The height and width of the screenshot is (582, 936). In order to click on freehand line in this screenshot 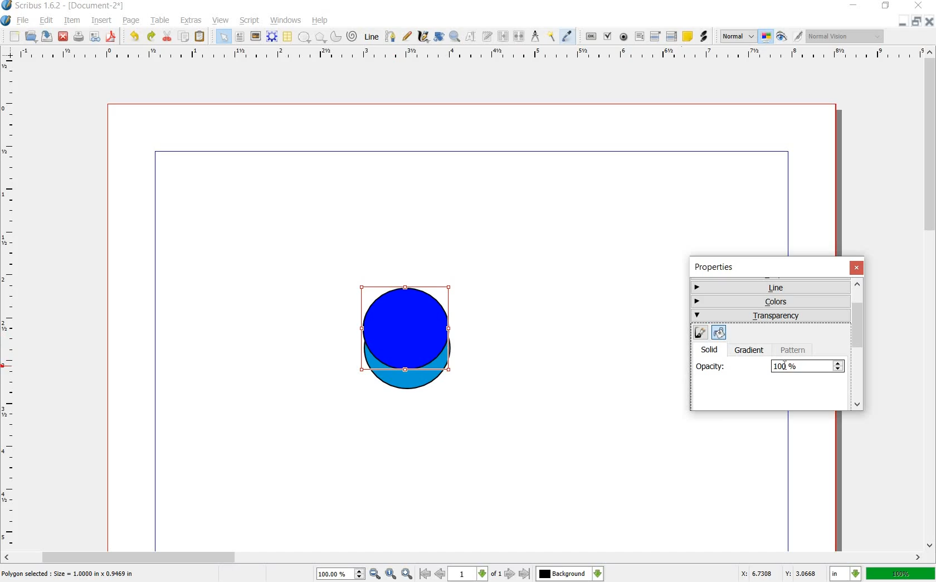, I will do `click(408, 36)`.